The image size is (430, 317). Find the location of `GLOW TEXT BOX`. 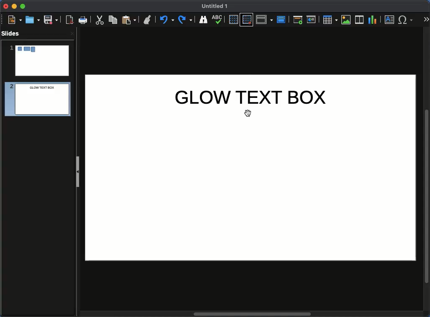

GLOW TEXT BOX is located at coordinates (251, 98).